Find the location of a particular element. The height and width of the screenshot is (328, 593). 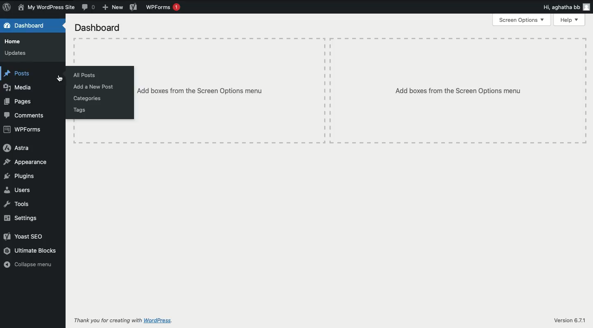

Tools  is located at coordinates (17, 205).